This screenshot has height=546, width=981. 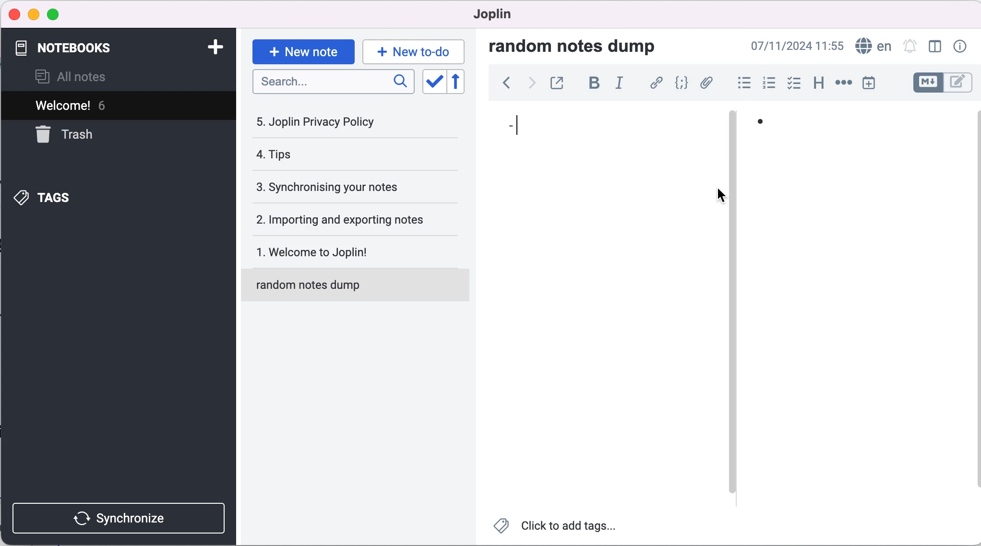 What do you see at coordinates (302, 50) in the screenshot?
I see `new note` at bounding box center [302, 50].